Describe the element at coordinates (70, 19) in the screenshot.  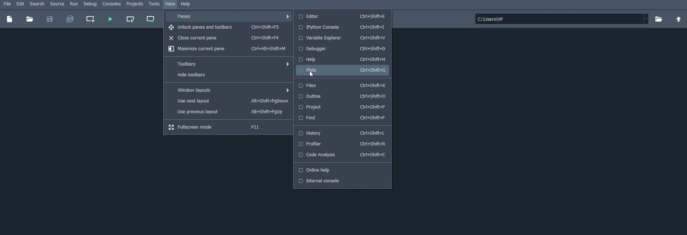
I see `Save all files` at that location.